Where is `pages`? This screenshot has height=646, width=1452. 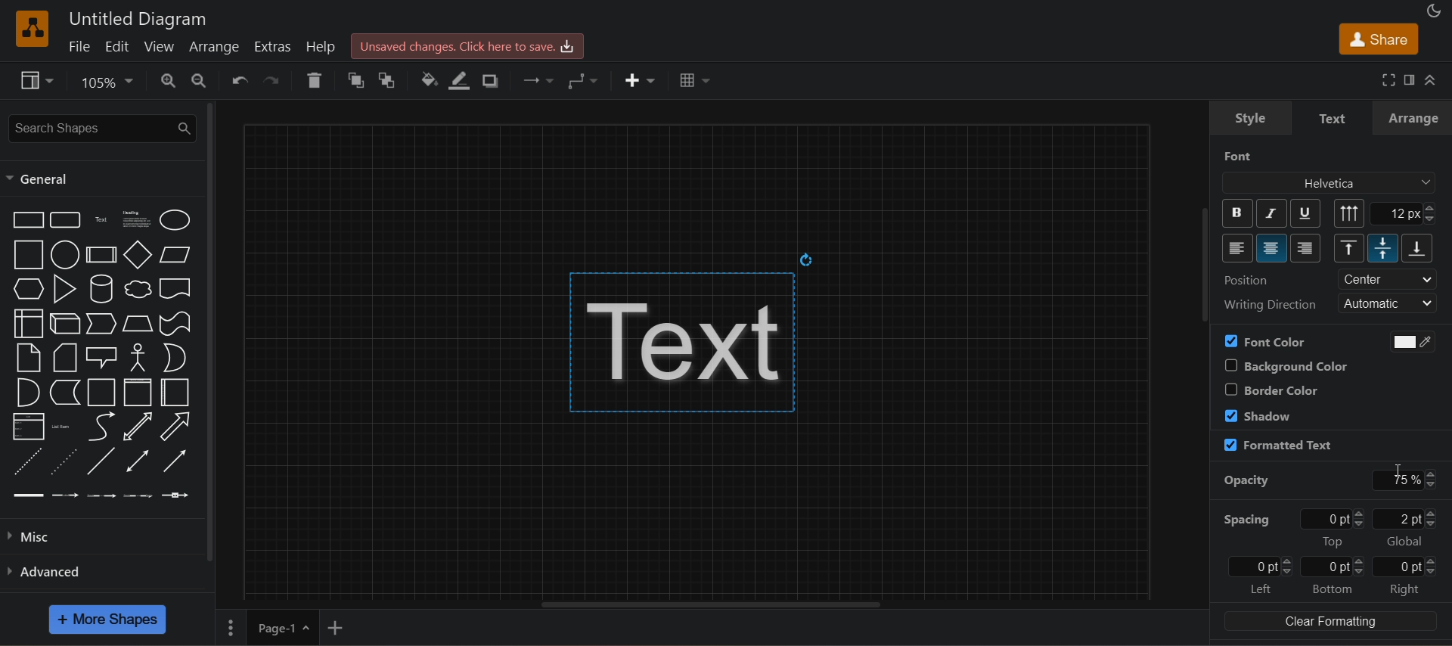
pages is located at coordinates (228, 626).